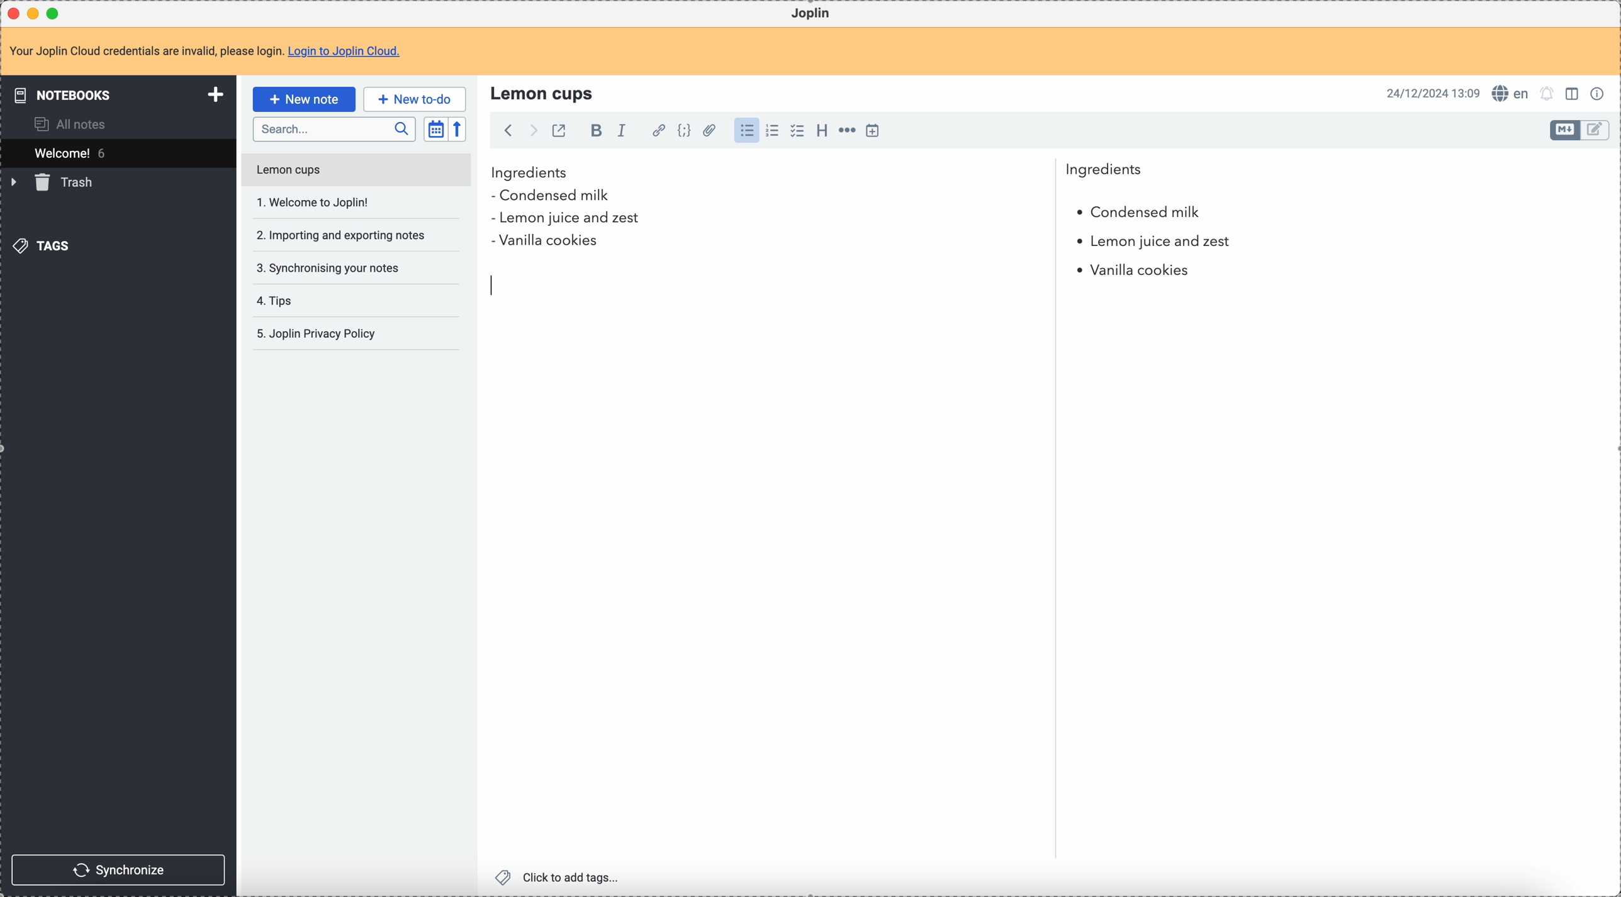 The height and width of the screenshot is (897, 1621). I want to click on lemon cups, so click(544, 92).